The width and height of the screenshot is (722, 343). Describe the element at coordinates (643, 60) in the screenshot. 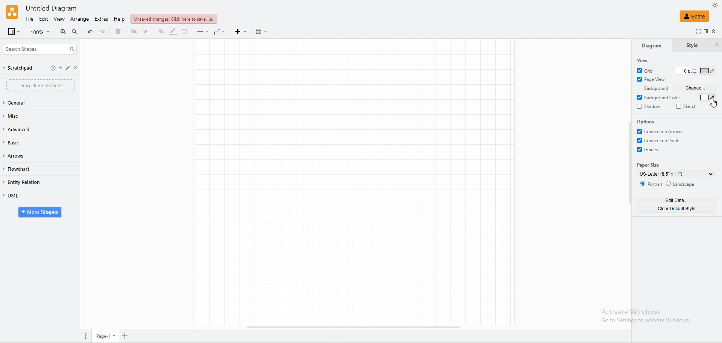

I see `view` at that location.